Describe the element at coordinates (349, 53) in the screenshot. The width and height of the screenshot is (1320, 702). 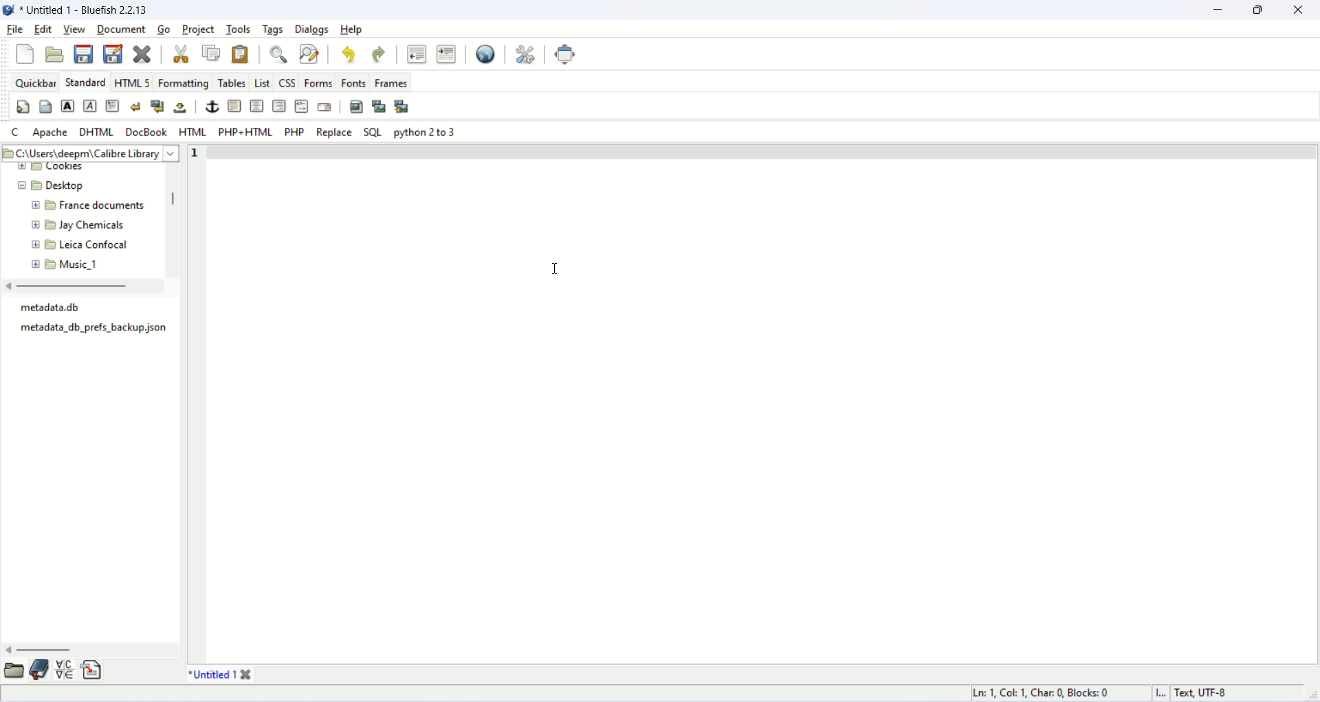
I see `undo` at that location.